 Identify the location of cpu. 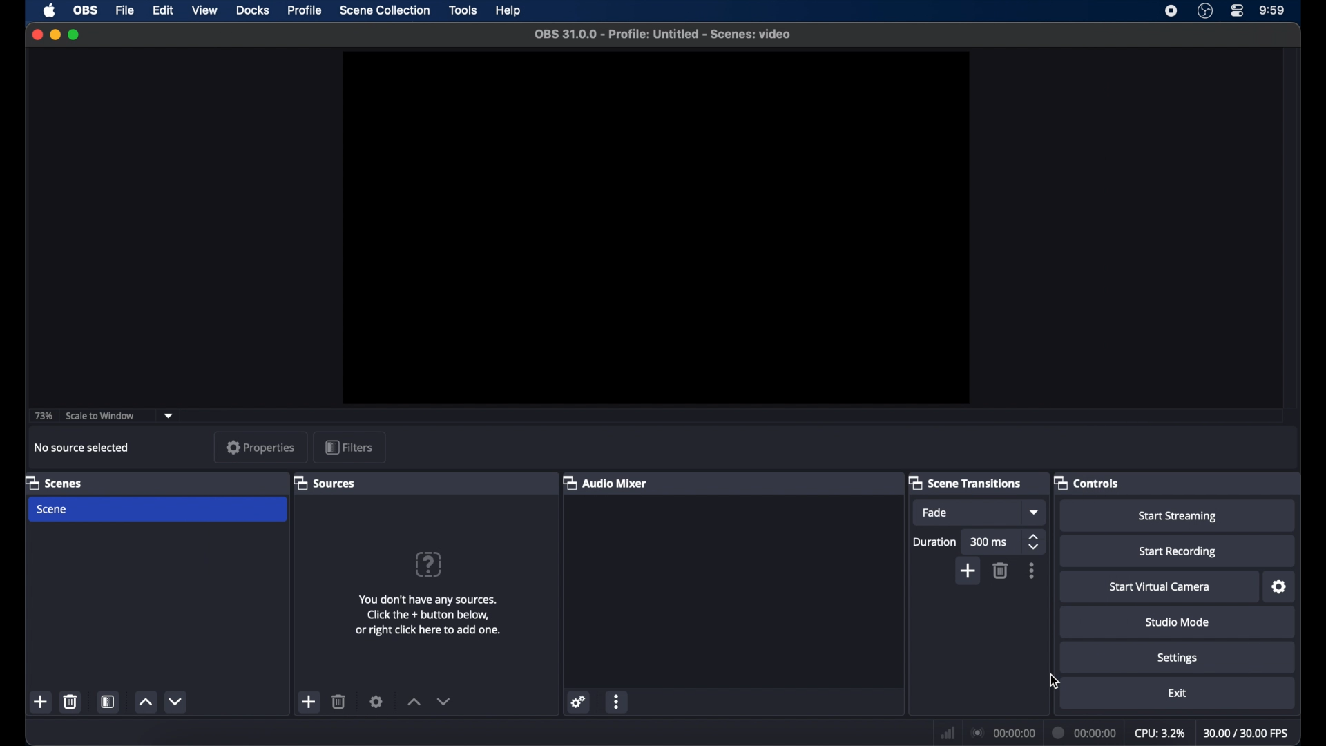
(1160, 733).